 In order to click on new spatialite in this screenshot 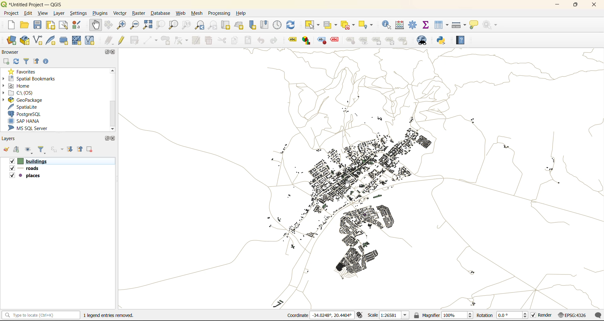, I will do `click(51, 40)`.